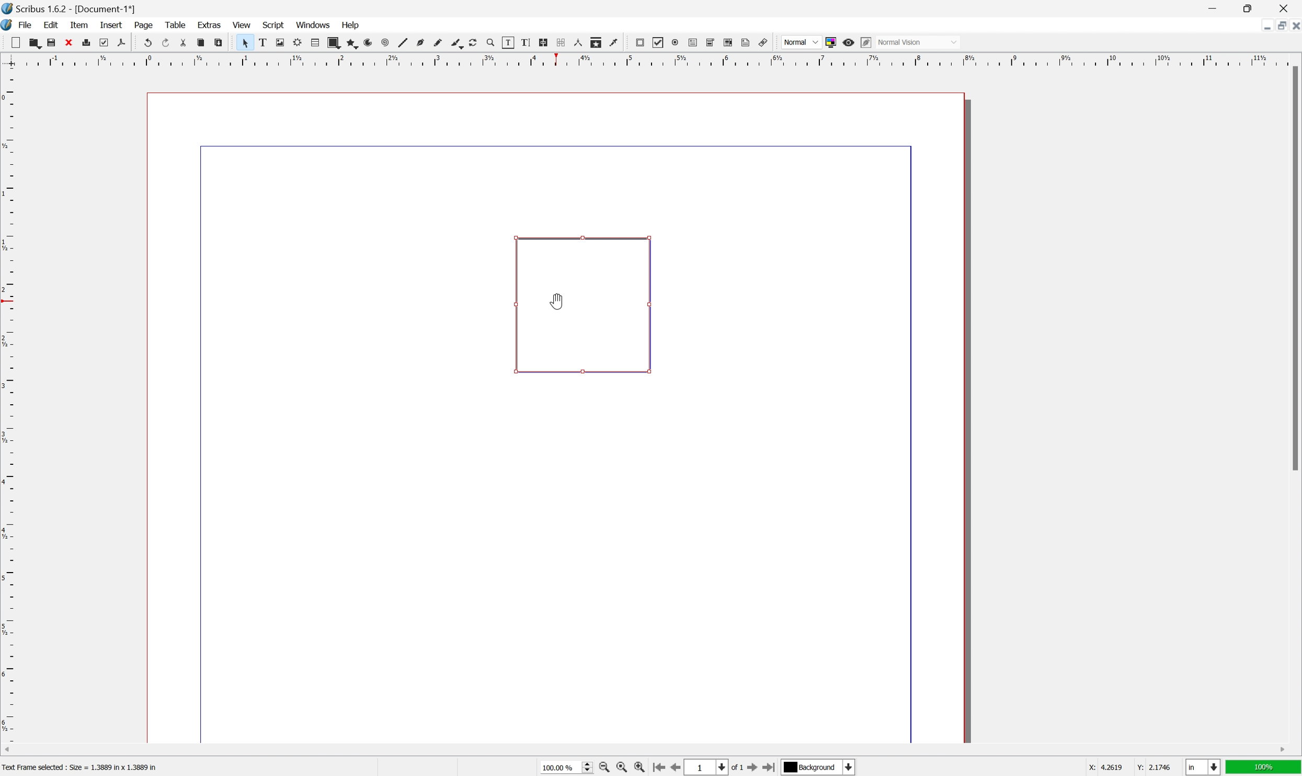 Image resolution: width=1302 pixels, height=776 pixels. I want to click on shape, so click(334, 42).